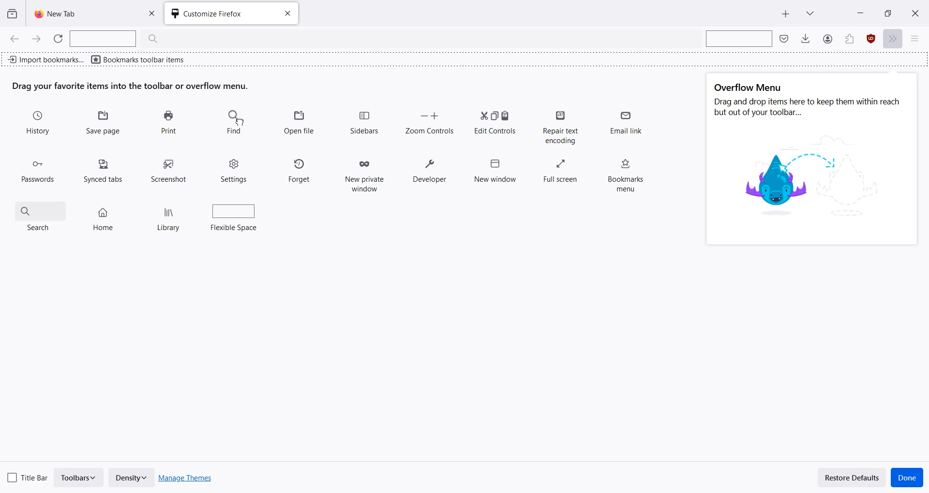 The width and height of the screenshot is (929, 493). I want to click on New Tab, so click(78, 14).